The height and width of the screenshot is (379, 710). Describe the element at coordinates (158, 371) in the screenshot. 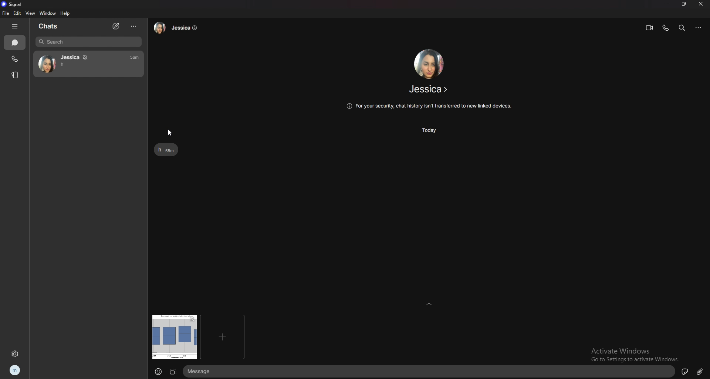

I see `emojis` at that location.